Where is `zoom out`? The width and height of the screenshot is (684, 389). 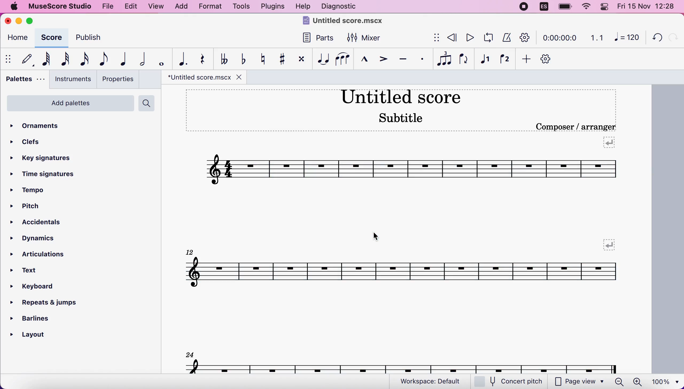 zoom out is located at coordinates (619, 382).